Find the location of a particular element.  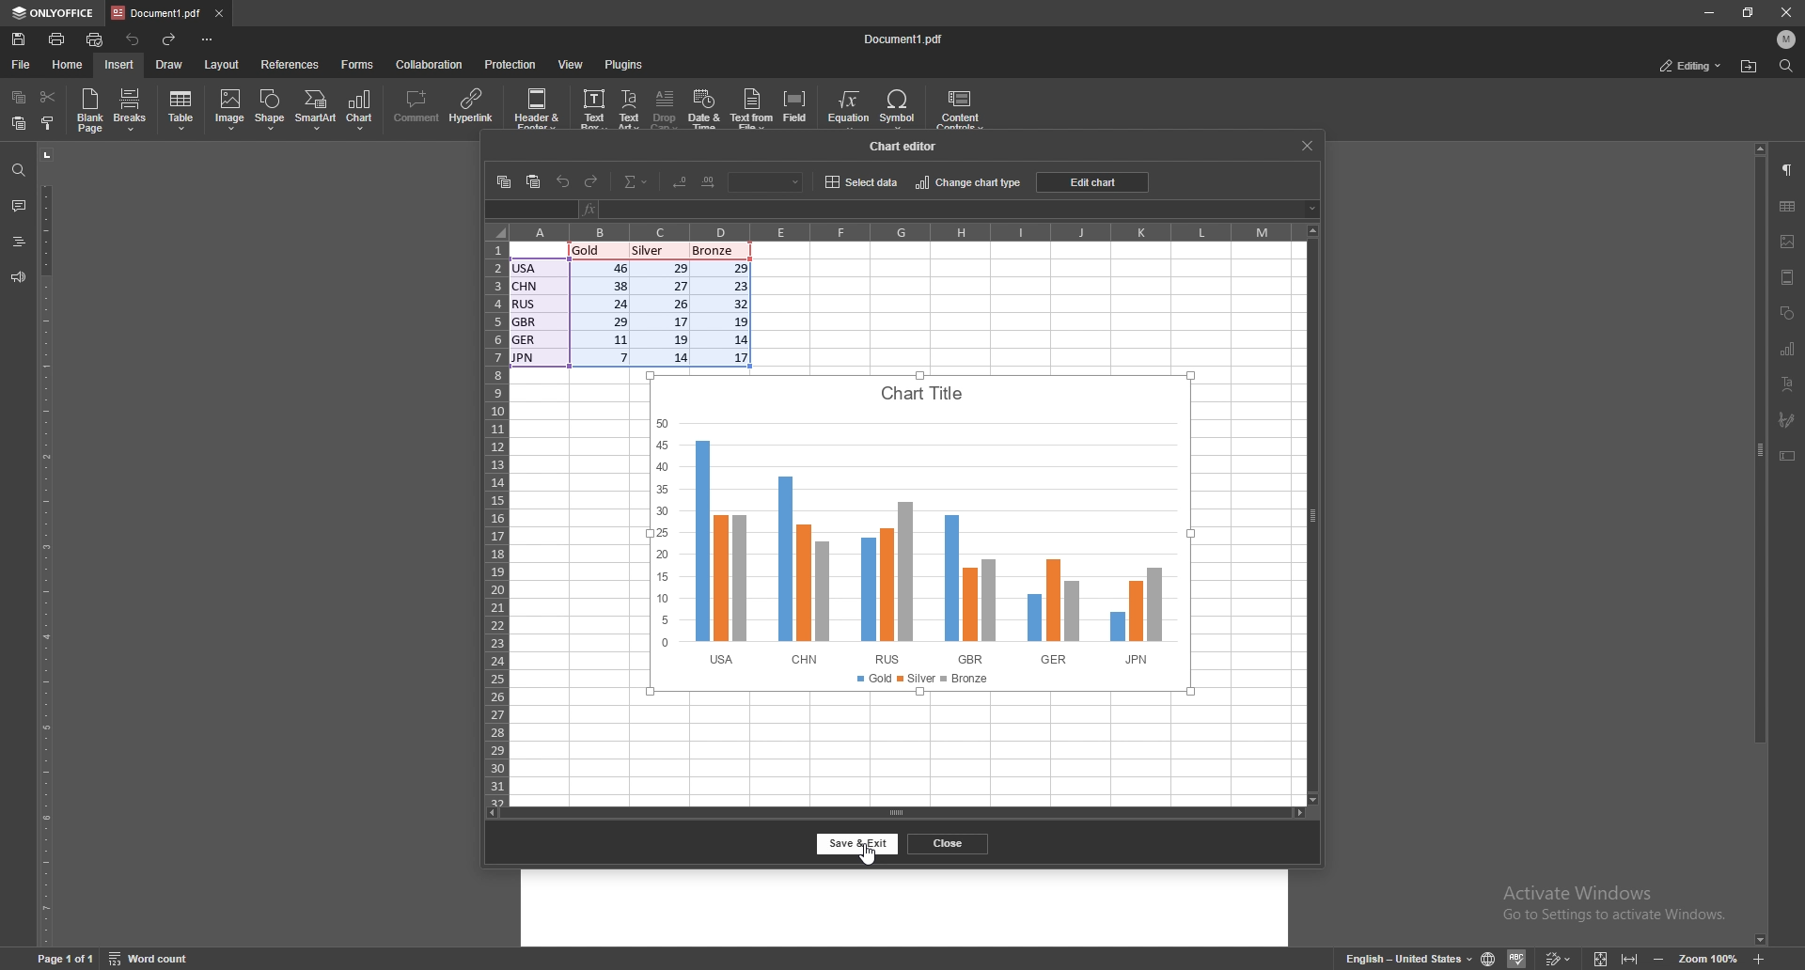

comment is located at coordinates (416, 107).